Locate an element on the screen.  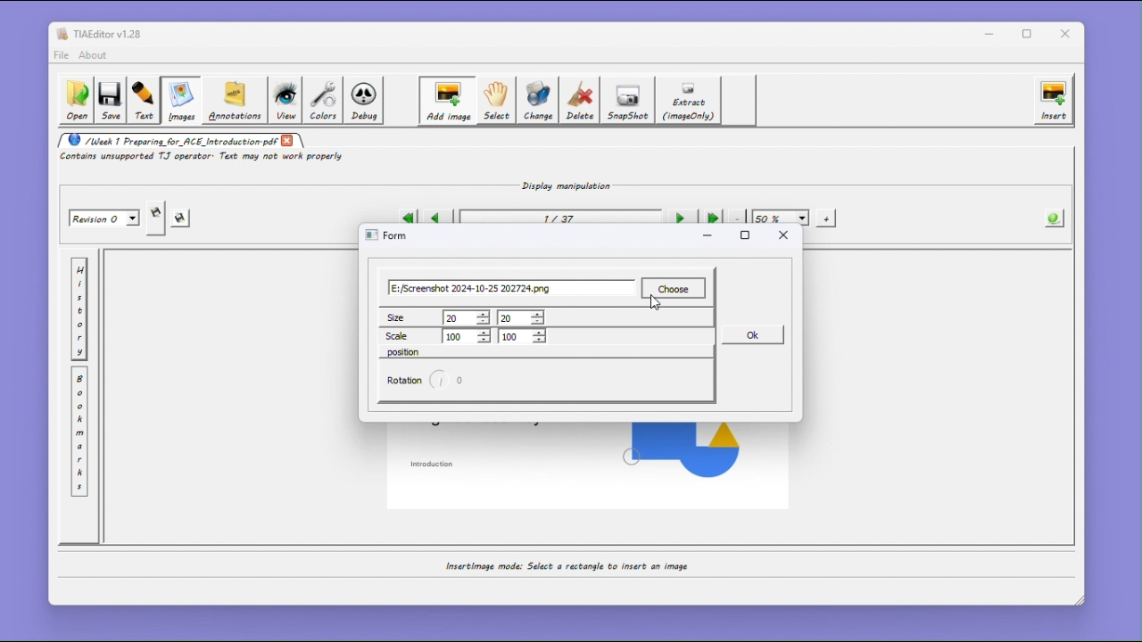
position is located at coordinates (404, 352).